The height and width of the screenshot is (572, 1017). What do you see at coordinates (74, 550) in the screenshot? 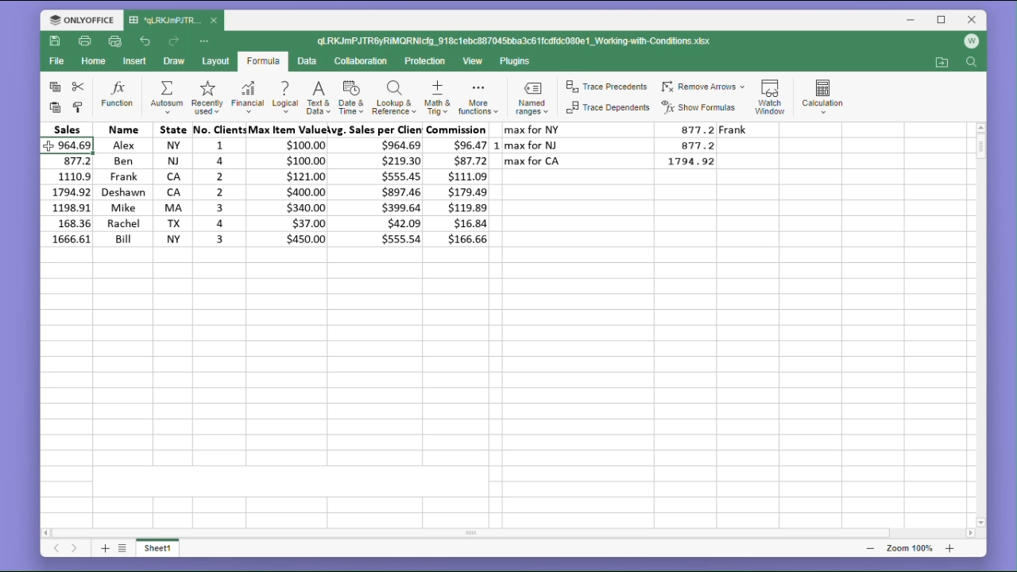
I see `next sheet` at bounding box center [74, 550].